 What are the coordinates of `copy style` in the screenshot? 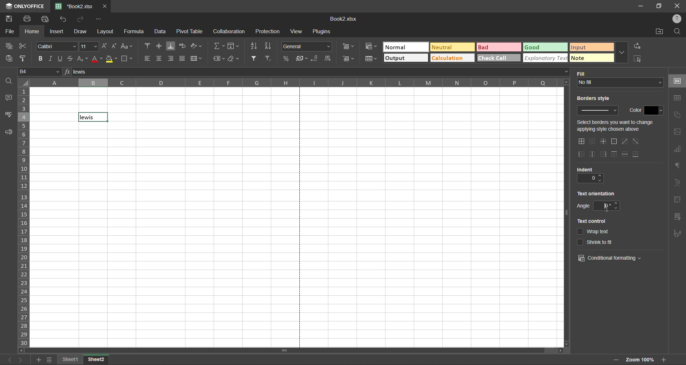 It's located at (26, 60).